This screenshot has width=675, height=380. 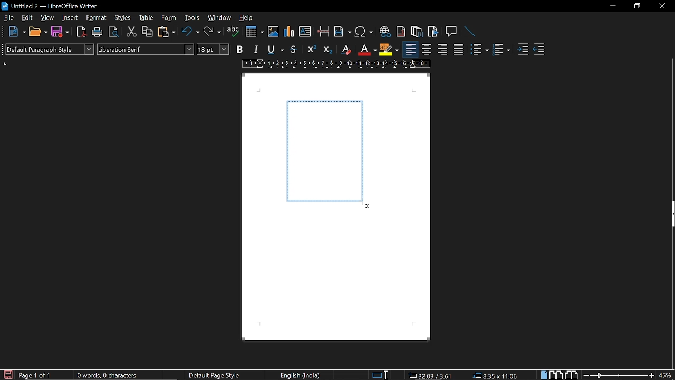 What do you see at coordinates (146, 49) in the screenshot?
I see `text style` at bounding box center [146, 49].